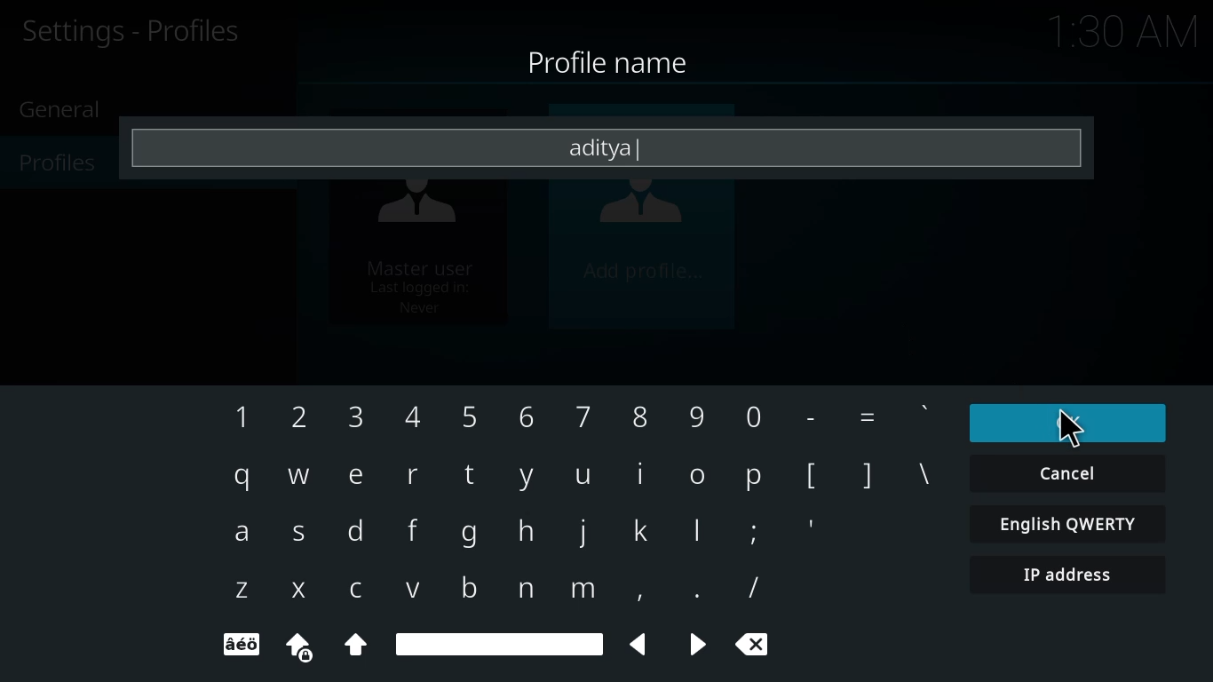  Describe the element at coordinates (69, 111) in the screenshot. I see `general` at that location.